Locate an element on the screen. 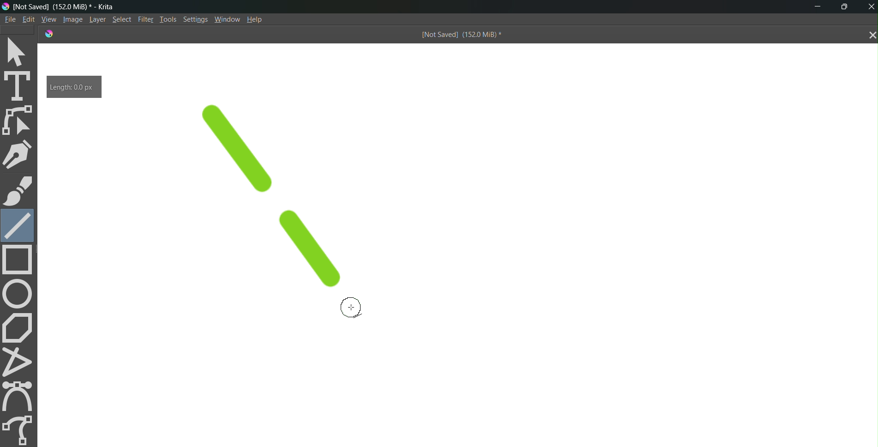 Image resolution: width=878 pixels, height=447 pixels. pen is located at coordinates (20, 154).